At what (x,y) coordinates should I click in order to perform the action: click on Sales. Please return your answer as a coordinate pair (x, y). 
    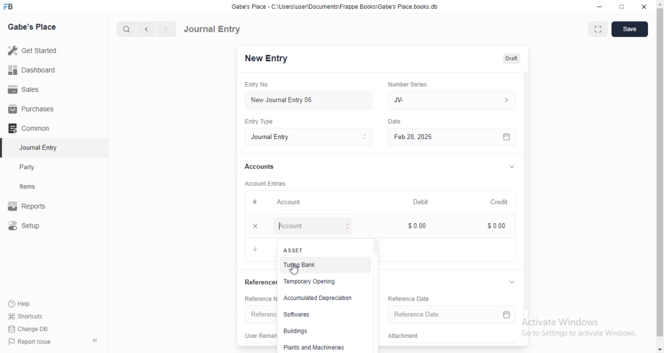
    Looking at the image, I should click on (33, 89).